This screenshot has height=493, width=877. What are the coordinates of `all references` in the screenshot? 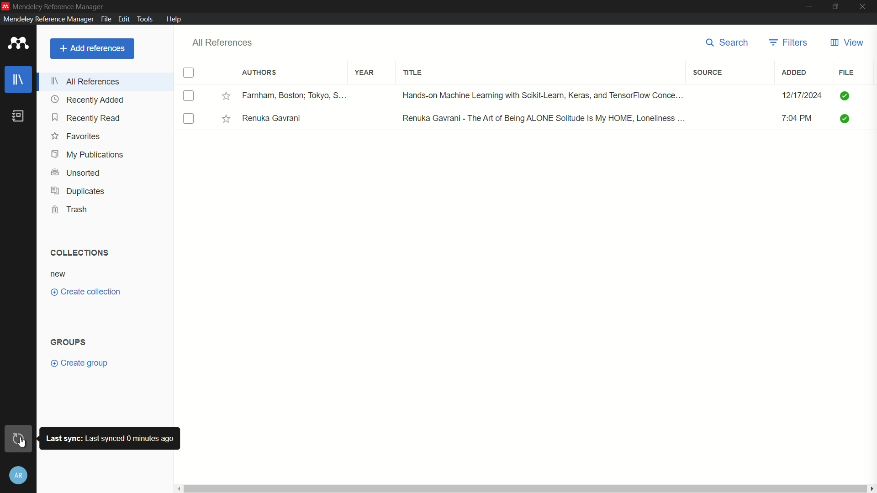 It's located at (85, 81).